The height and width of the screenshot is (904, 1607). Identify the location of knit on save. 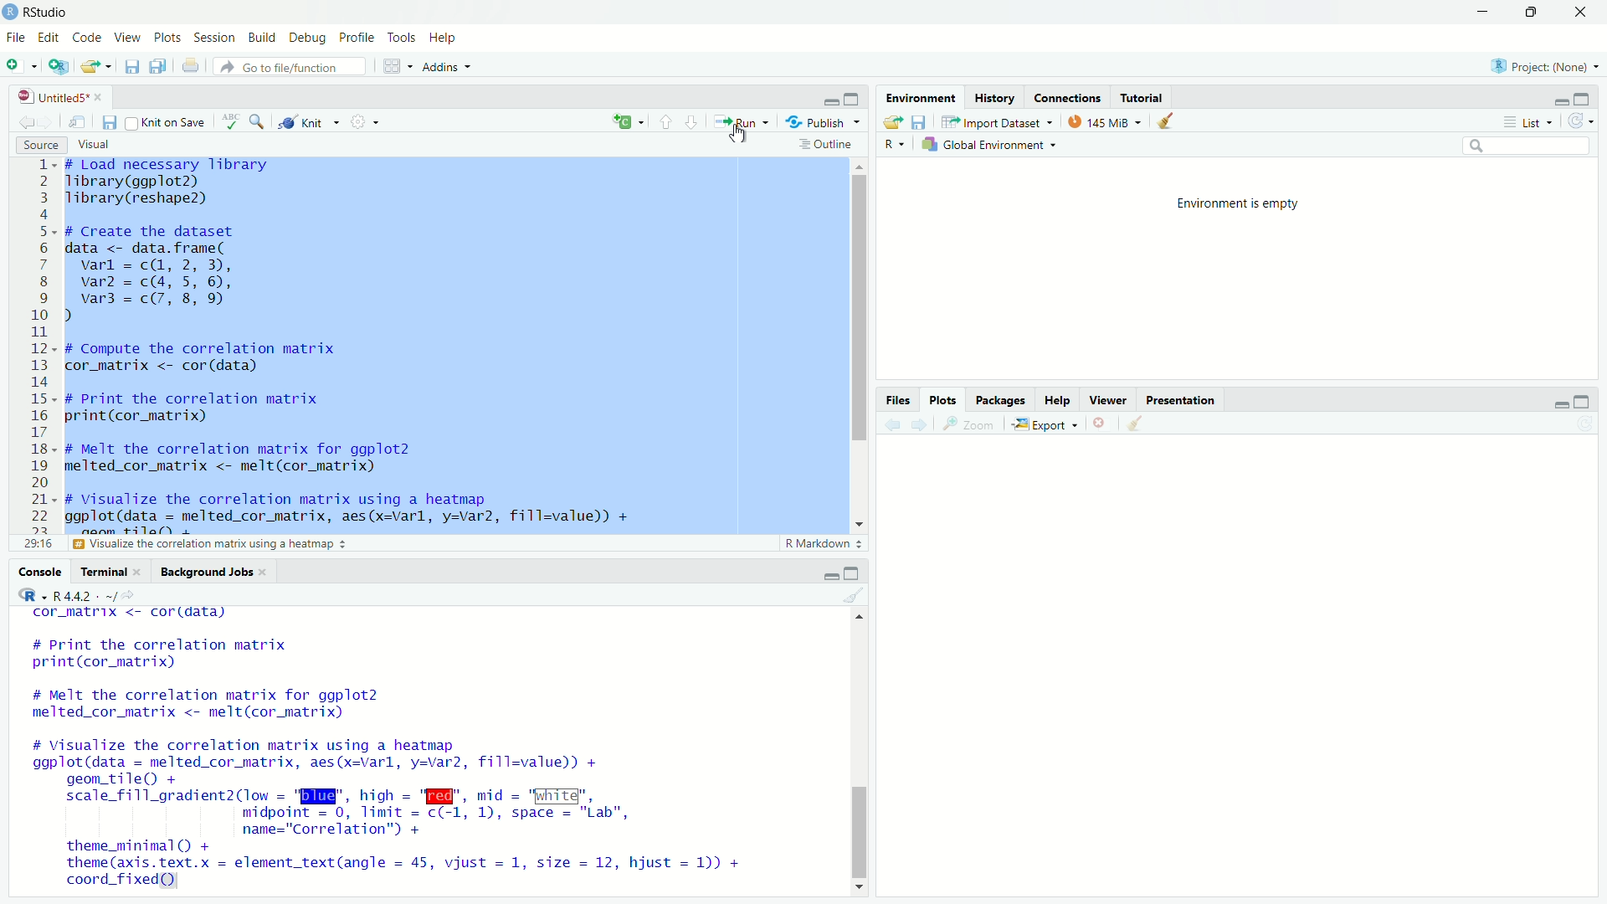
(167, 123).